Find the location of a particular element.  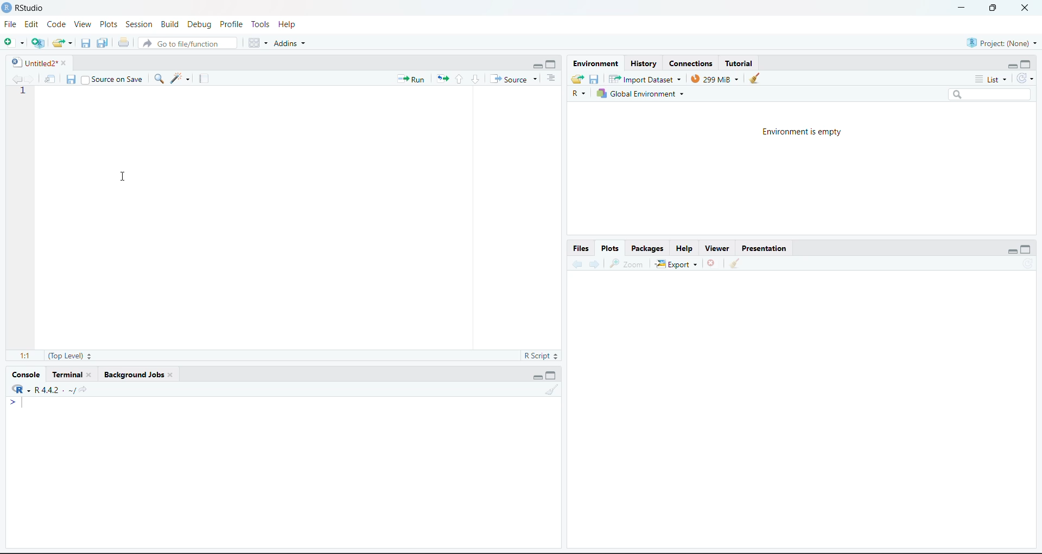

view the current working directory is located at coordinates (84, 389).